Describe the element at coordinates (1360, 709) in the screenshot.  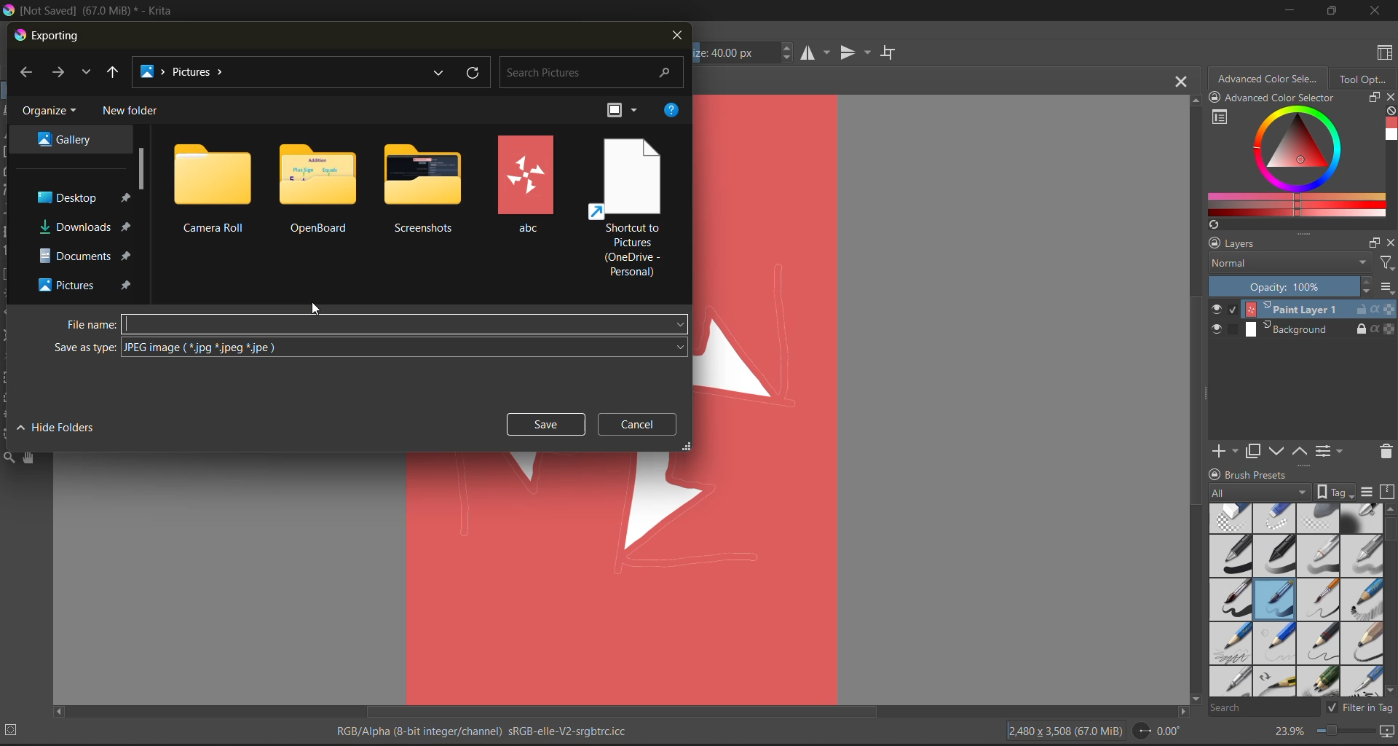
I see `filter tag` at that location.